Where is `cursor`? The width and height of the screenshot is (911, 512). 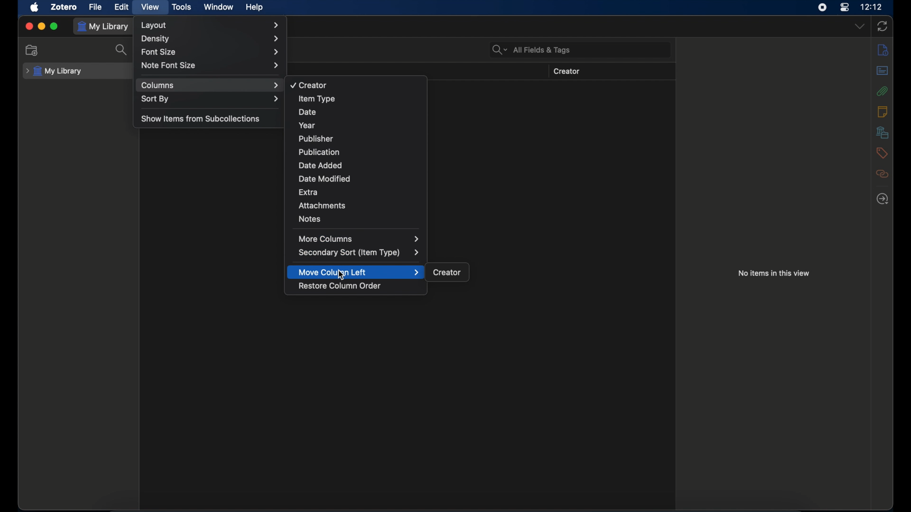
cursor is located at coordinates (342, 275).